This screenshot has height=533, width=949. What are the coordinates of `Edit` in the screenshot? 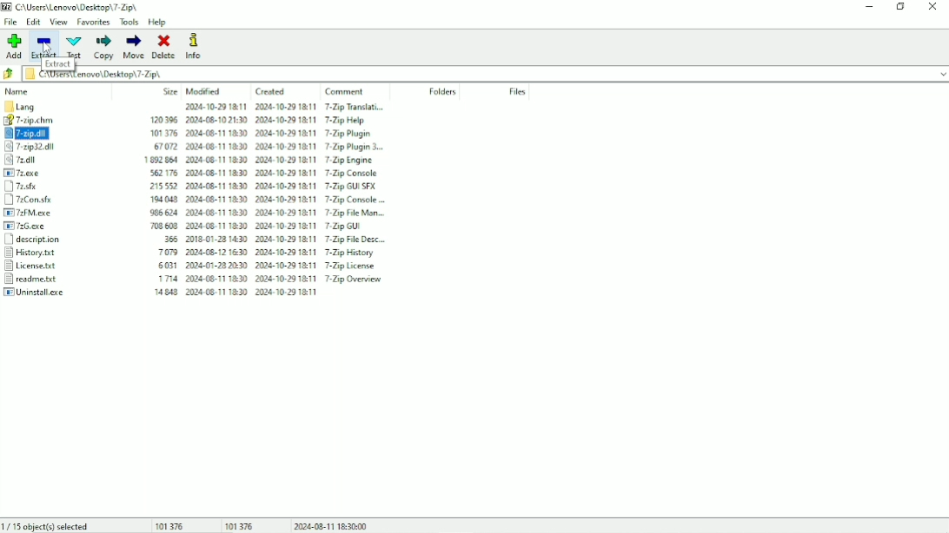 It's located at (33, 23).